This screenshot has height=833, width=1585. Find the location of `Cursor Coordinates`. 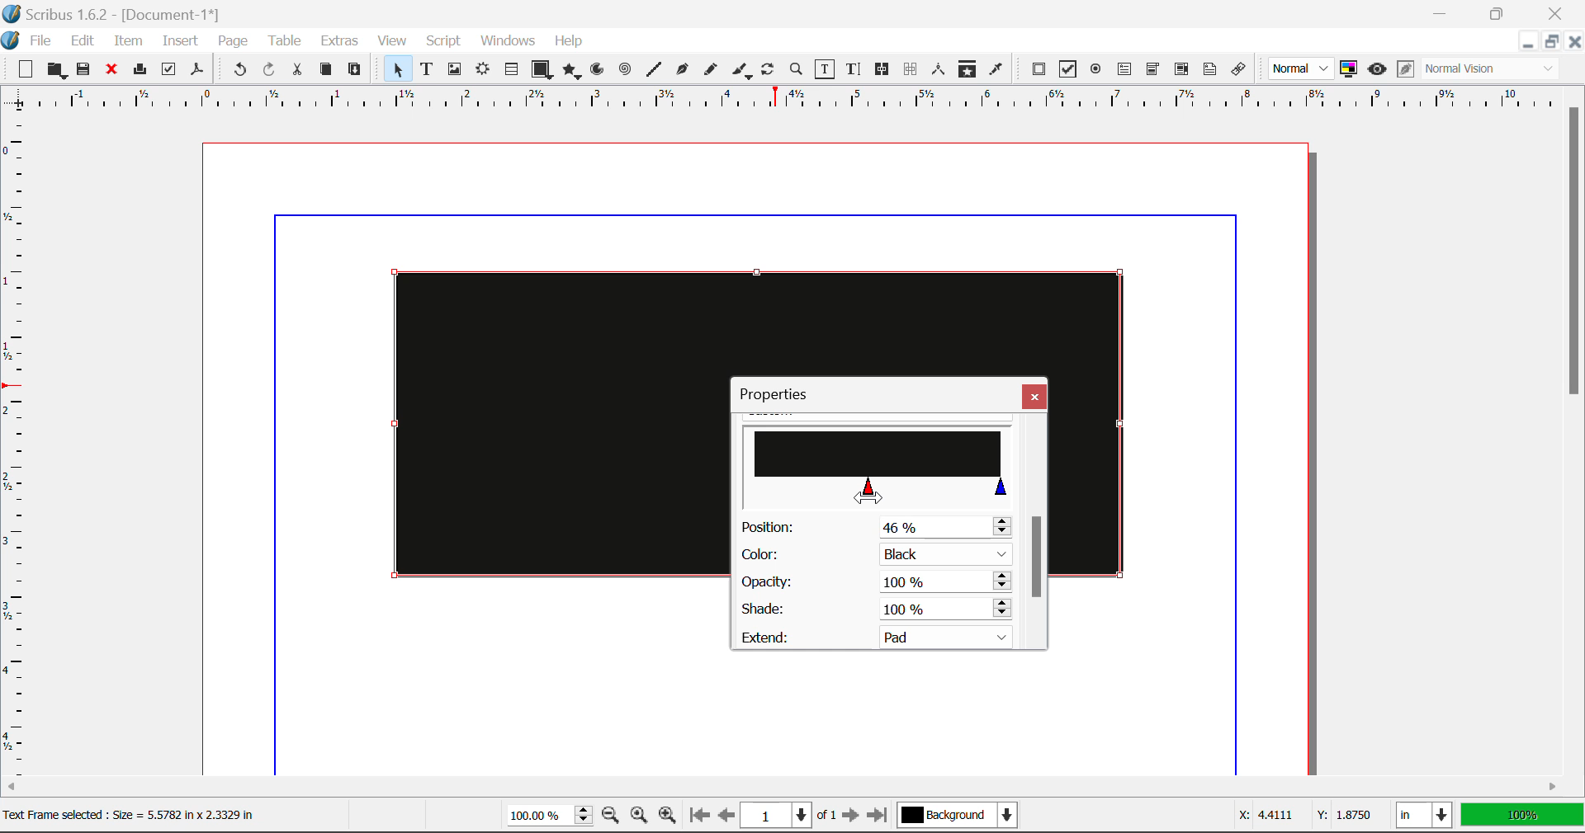

Cursor Coordinates is located at coordinates (1301, 816).